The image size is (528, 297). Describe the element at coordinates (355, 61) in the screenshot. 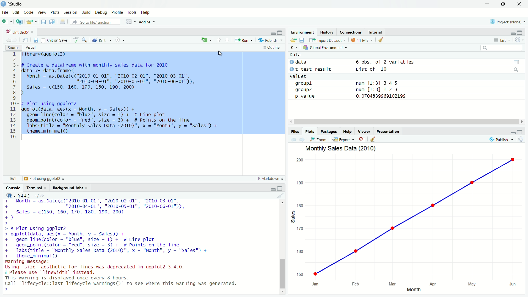

I see `©Odata 6 obs. of 2 variables` at that location.